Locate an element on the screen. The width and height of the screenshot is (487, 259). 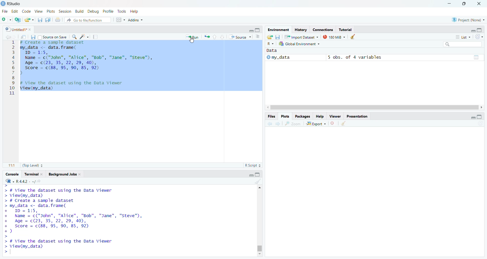
Viewer is located at coordinates (335, 116).